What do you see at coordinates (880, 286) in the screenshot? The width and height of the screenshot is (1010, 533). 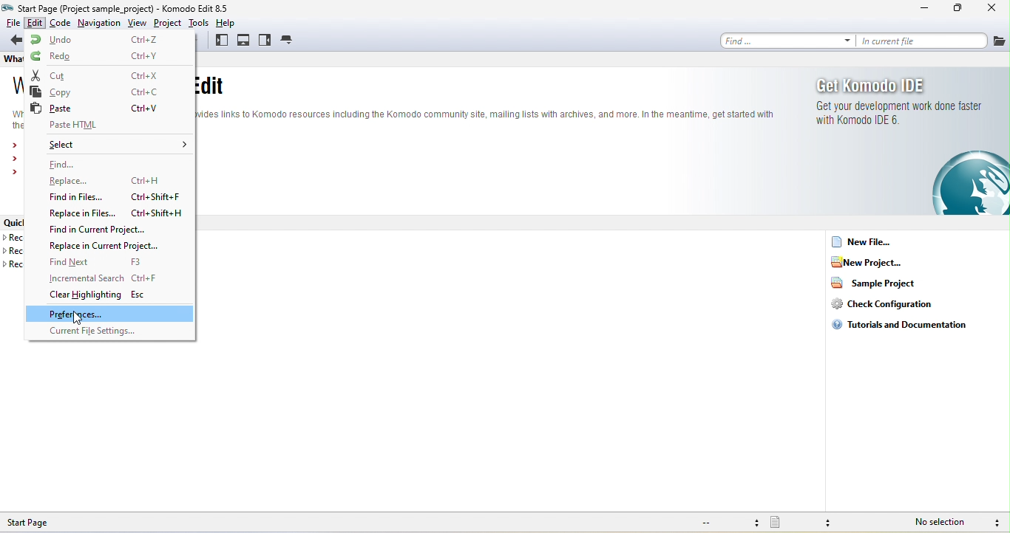 I see `sample project` at bounding box center [880, 286].